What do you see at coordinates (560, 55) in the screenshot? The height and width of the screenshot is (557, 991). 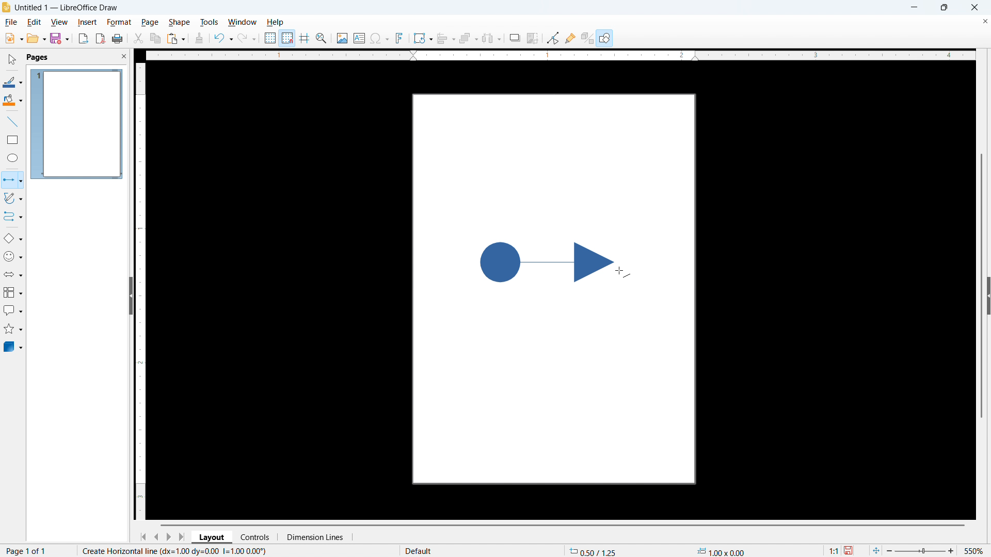 I see `Horizontal ruler ` at bounding box center [560, 55].